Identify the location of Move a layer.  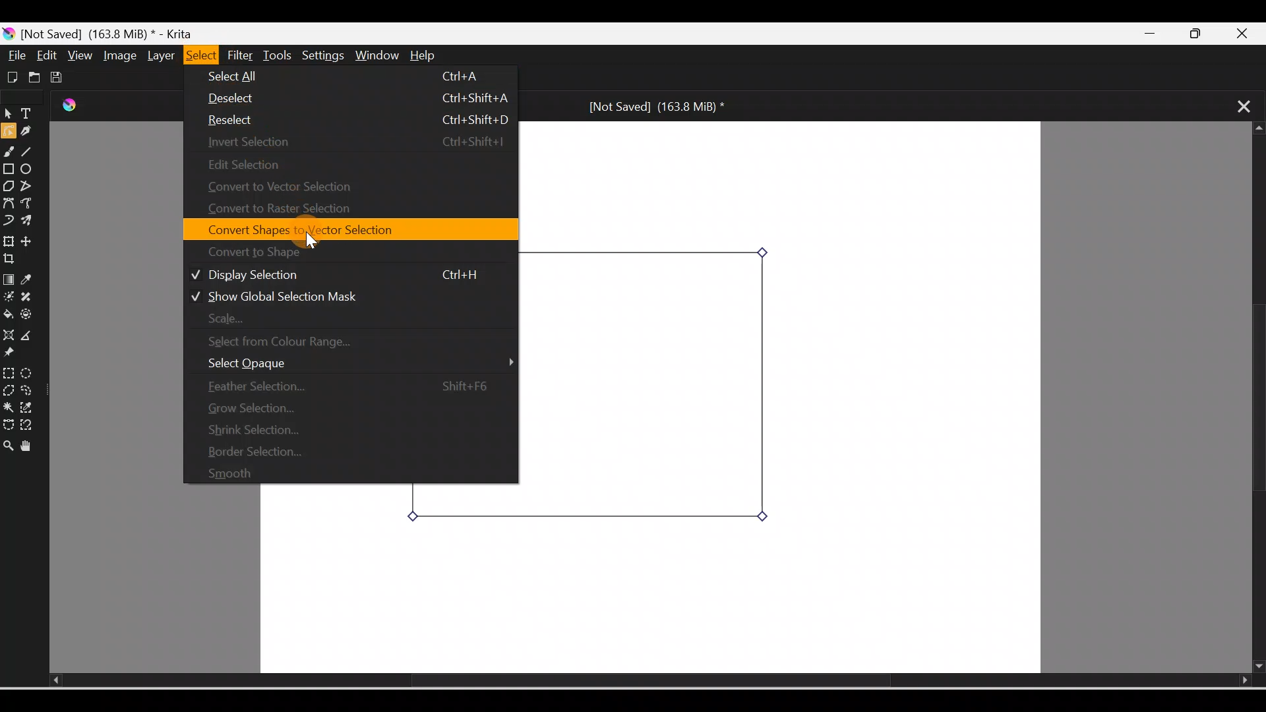
(32, 241).